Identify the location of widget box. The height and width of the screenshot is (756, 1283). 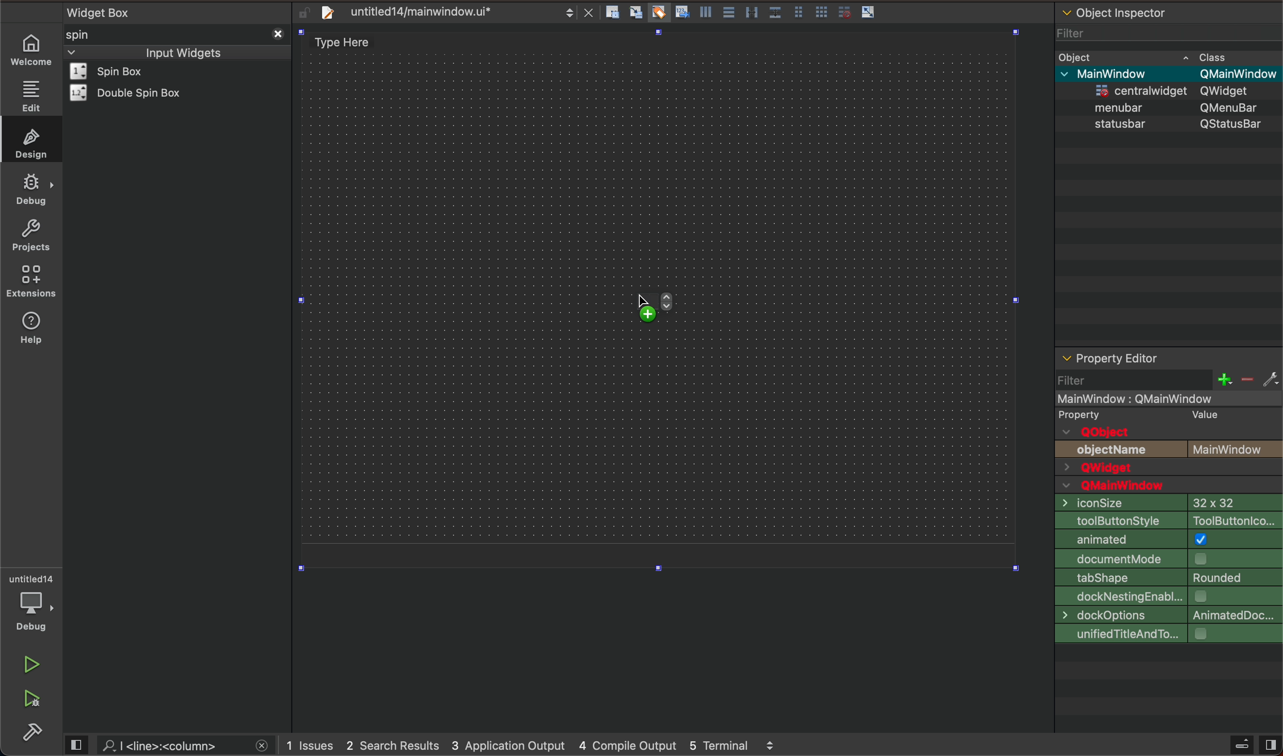
(180, 11).